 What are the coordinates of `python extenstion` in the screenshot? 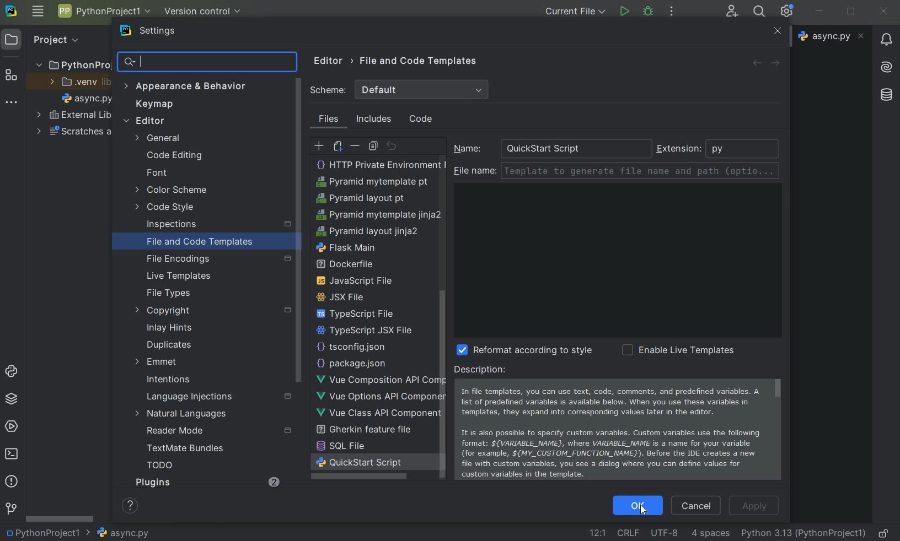 It's located at (742, 148).